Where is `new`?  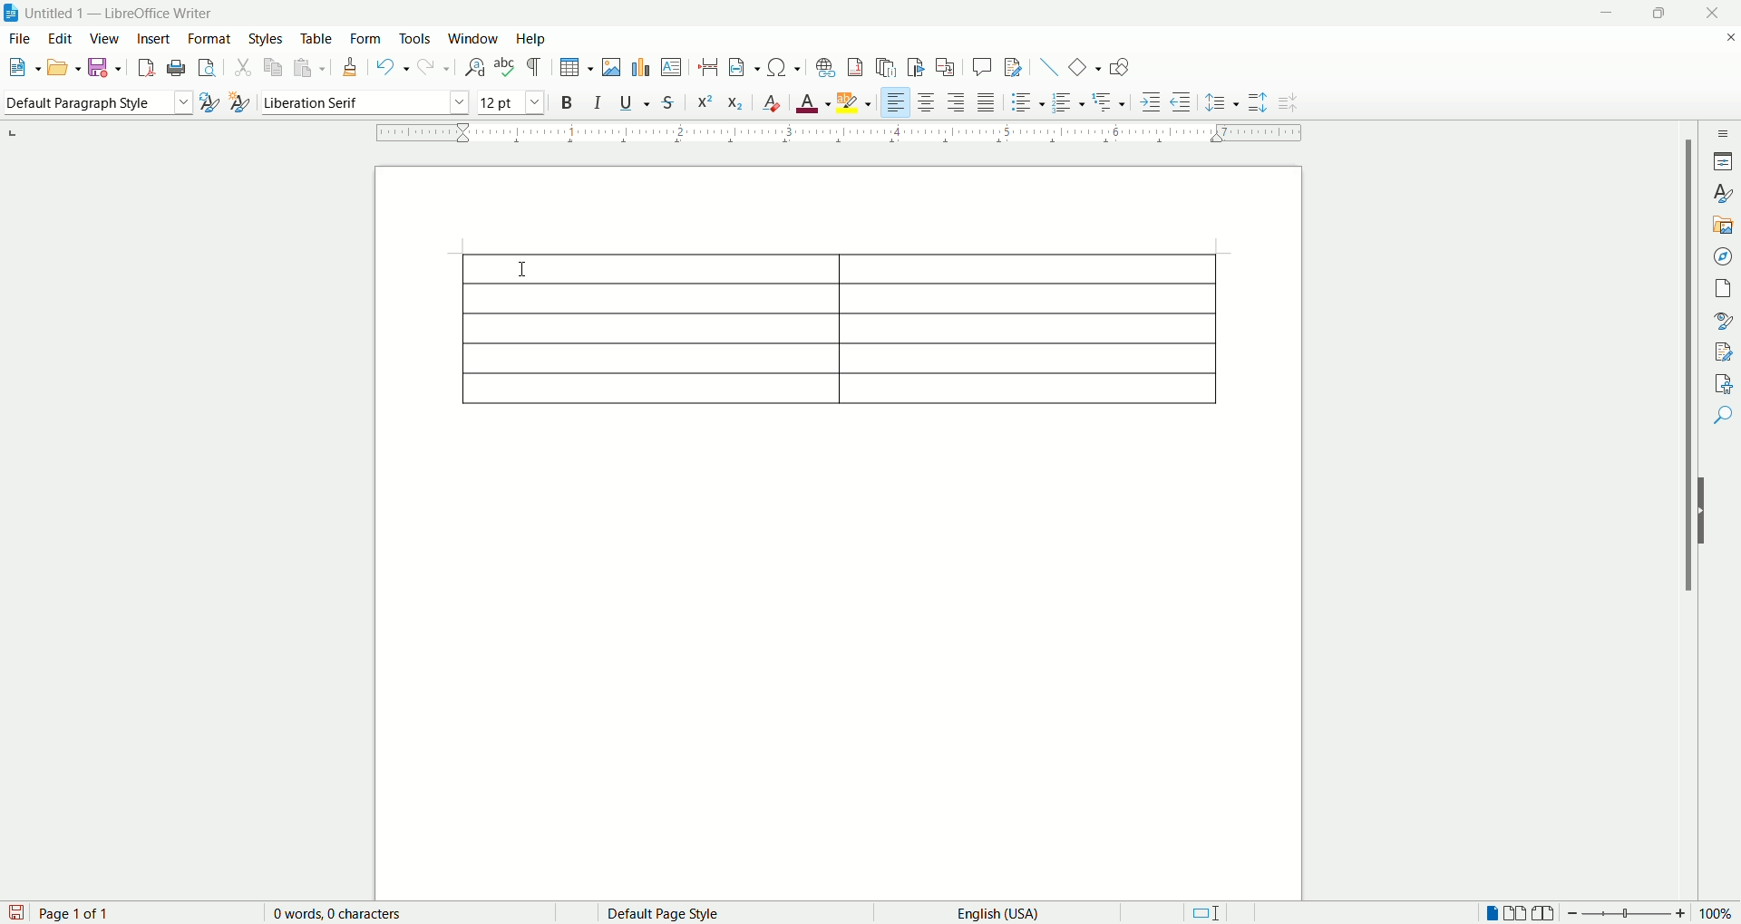
new is located at coordinates (22, 67).